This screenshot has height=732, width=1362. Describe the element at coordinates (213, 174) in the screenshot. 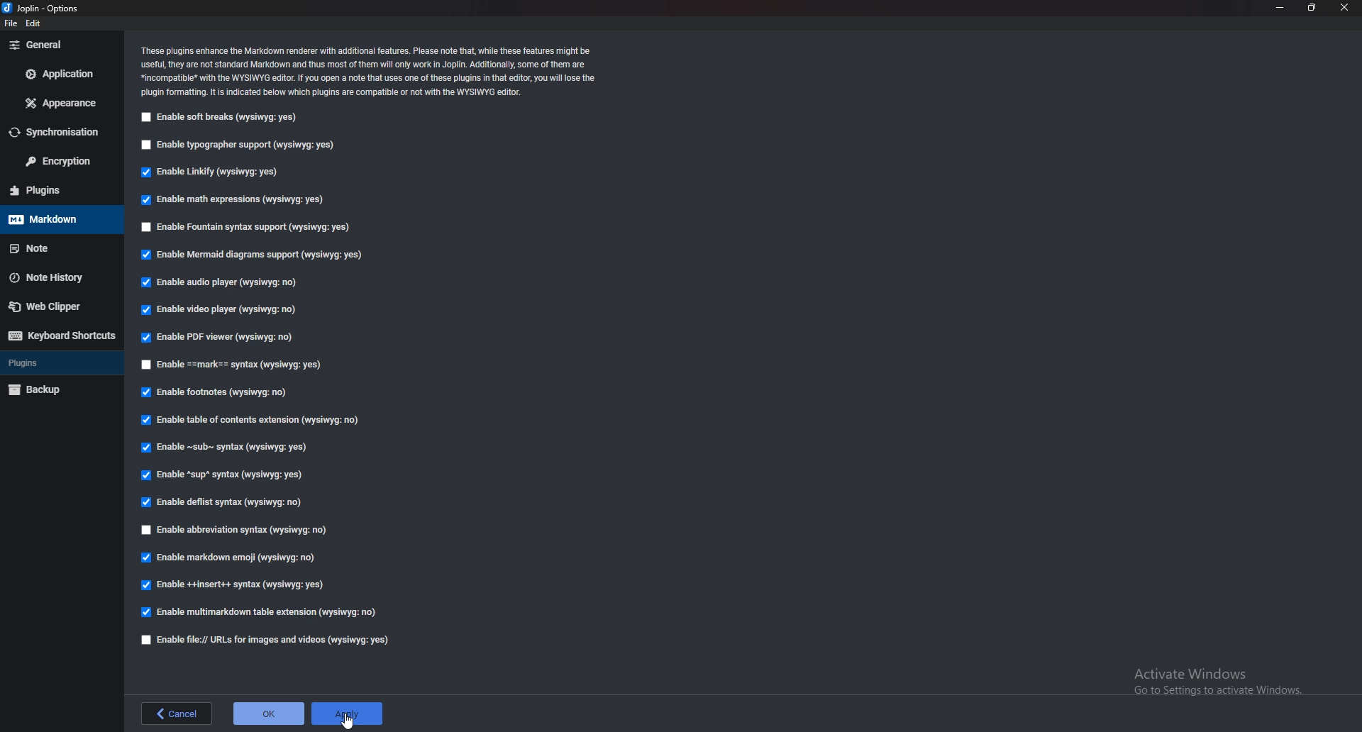

I see `Enable linkify` at that location.